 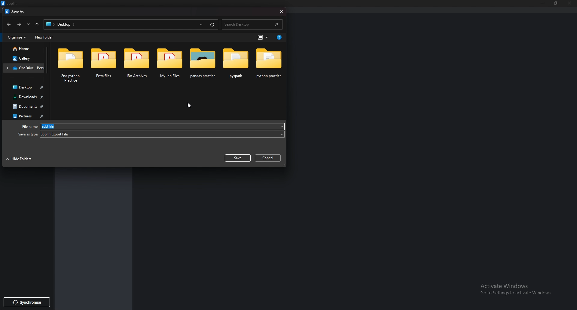 I want to click on cancel, so click(x=267, y=158).